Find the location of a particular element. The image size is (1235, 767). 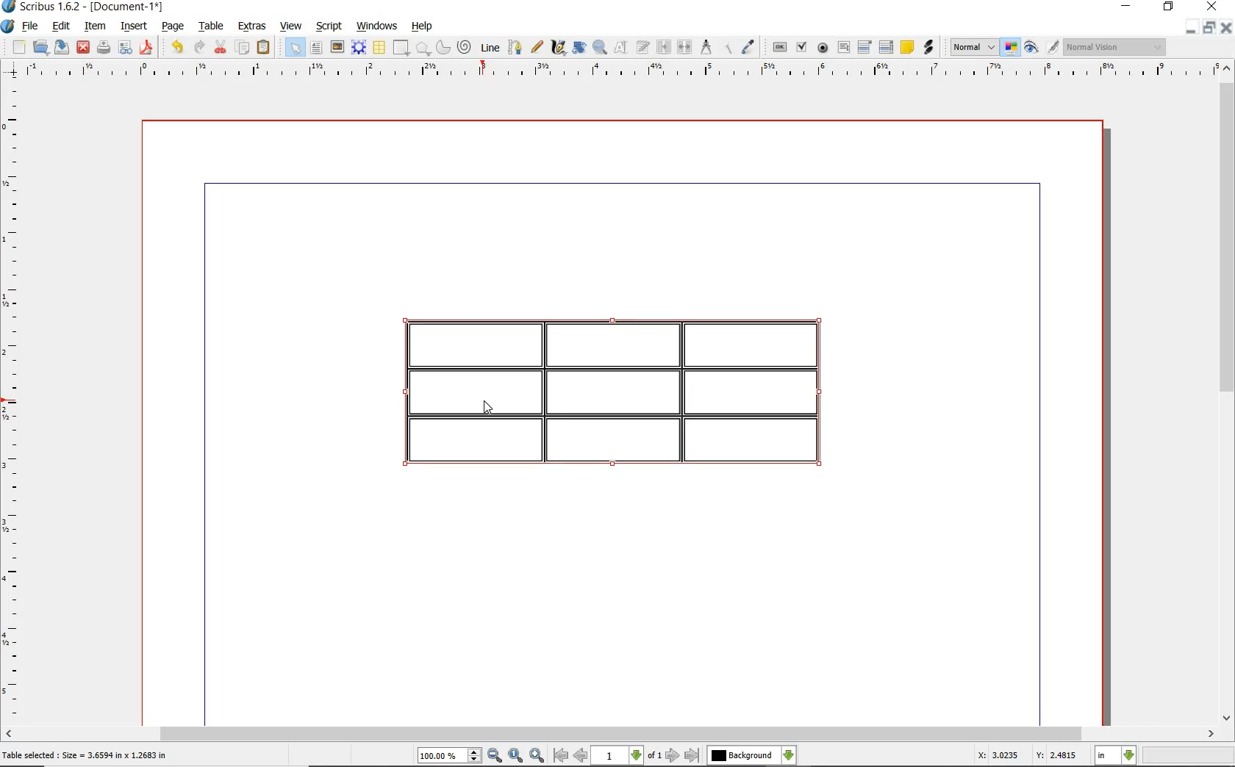

table is located at coordinates (379, 48).